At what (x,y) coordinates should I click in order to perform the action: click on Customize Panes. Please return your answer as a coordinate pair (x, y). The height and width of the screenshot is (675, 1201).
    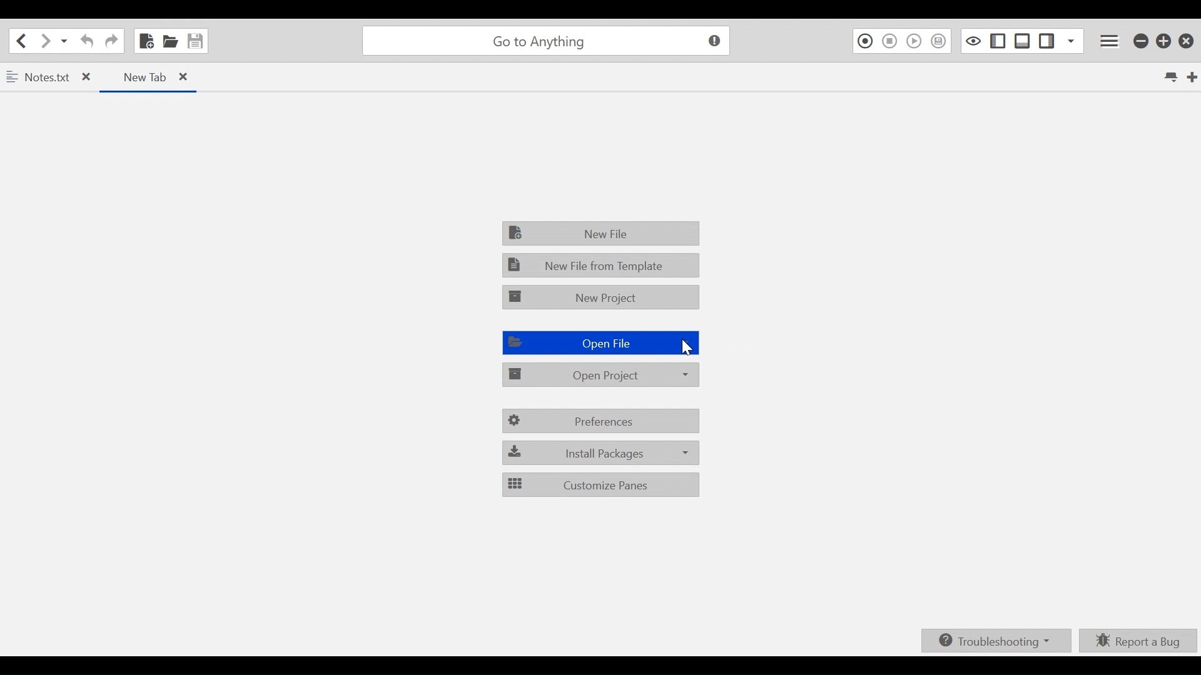
    Looking at the image, I should click on (601, 484).